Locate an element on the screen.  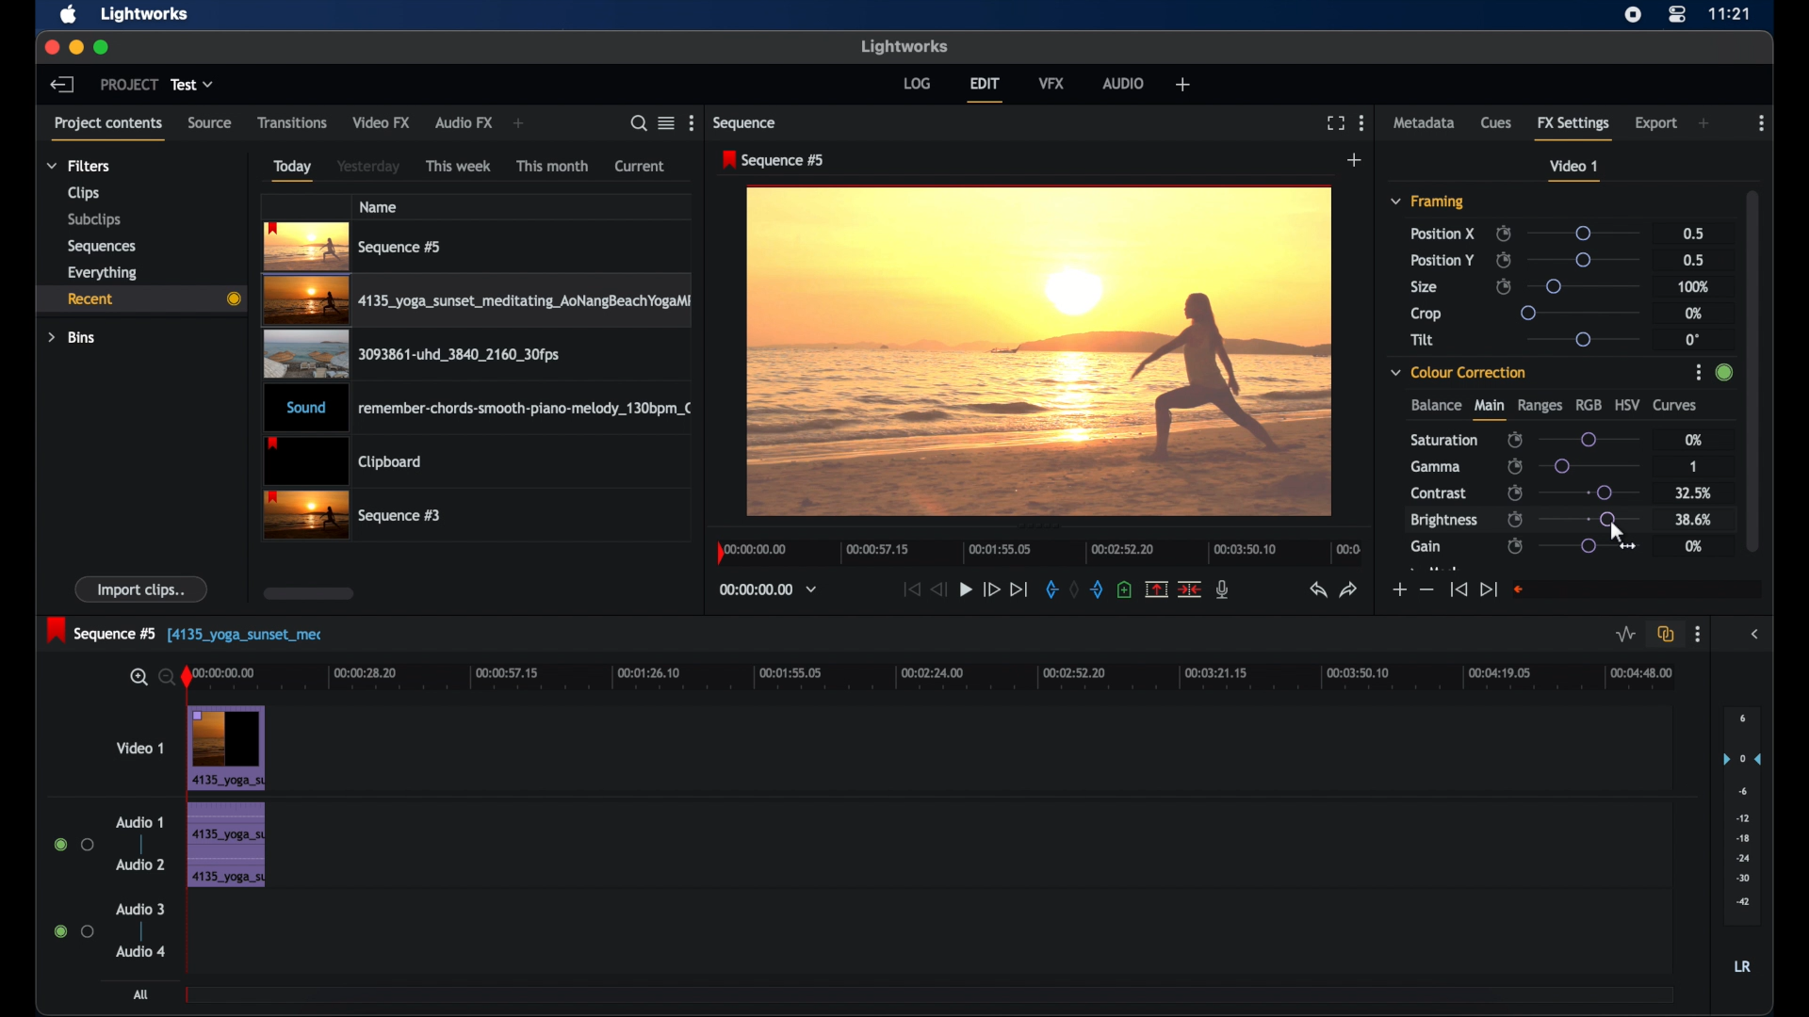
0 is located at coordinates (1692, 340).